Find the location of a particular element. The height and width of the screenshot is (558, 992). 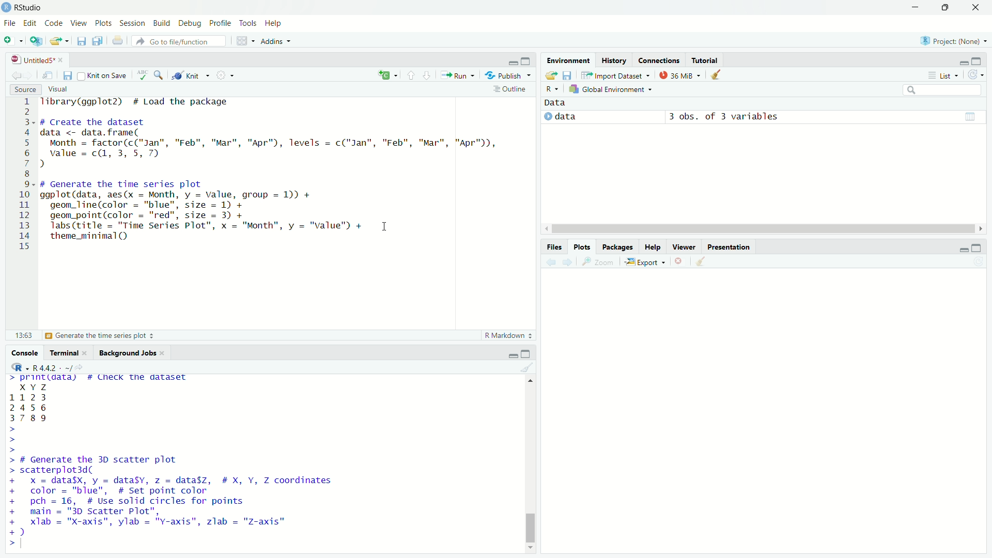

go forward to next source location is located at coordinates (28, 75).